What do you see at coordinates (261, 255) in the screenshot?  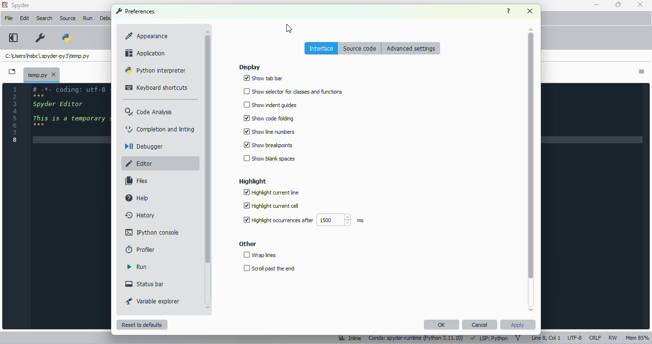 I see `wrap lines` at bounding box center [261, 255].